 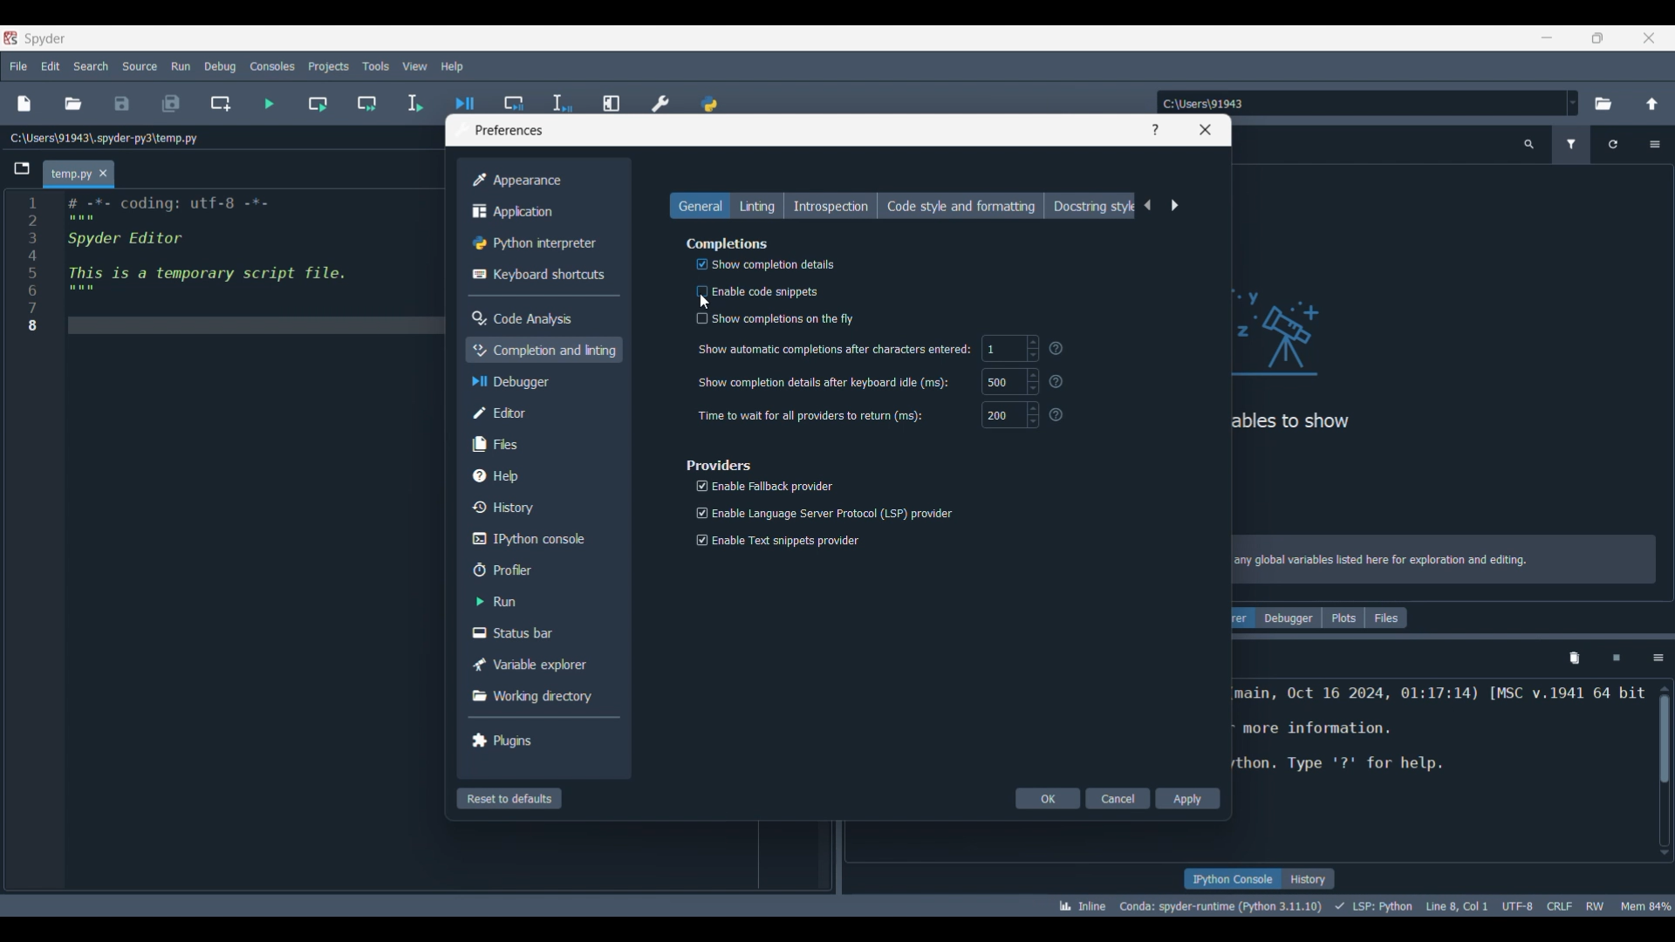 What do you see at coordinates (543, 381) in the screenshot?
I see `Debugger` at bounding box center [543, 381].